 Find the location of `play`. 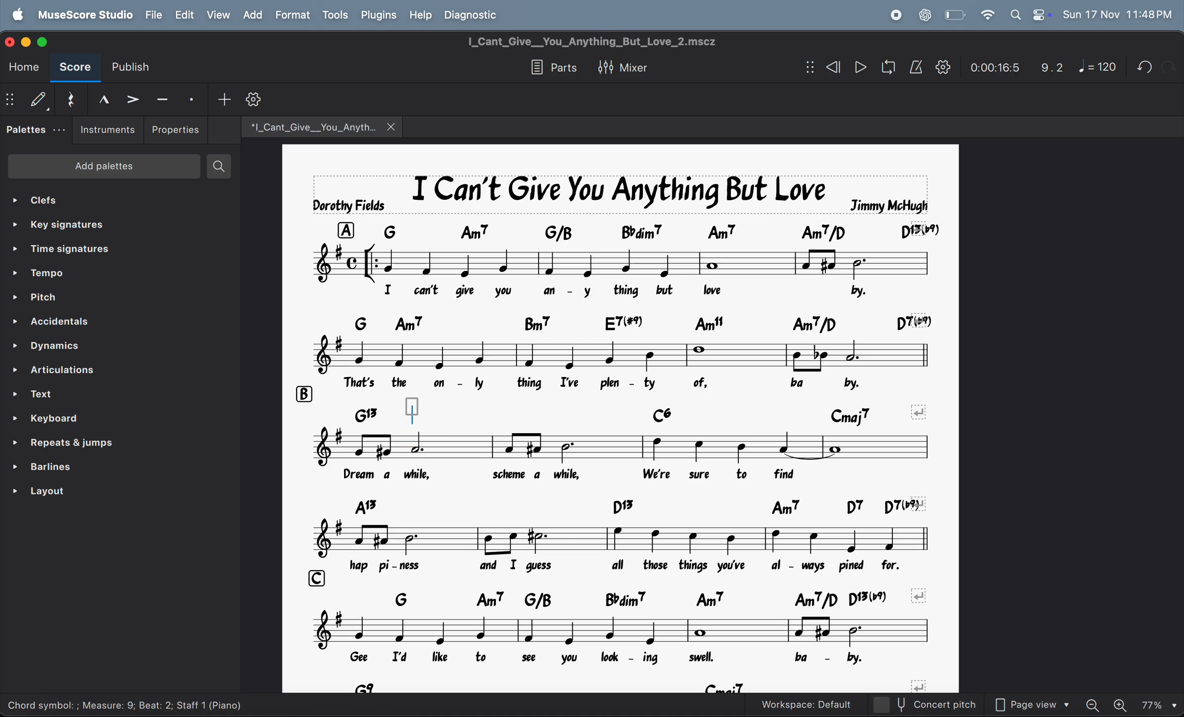

play is located at coordinates (856, 67).